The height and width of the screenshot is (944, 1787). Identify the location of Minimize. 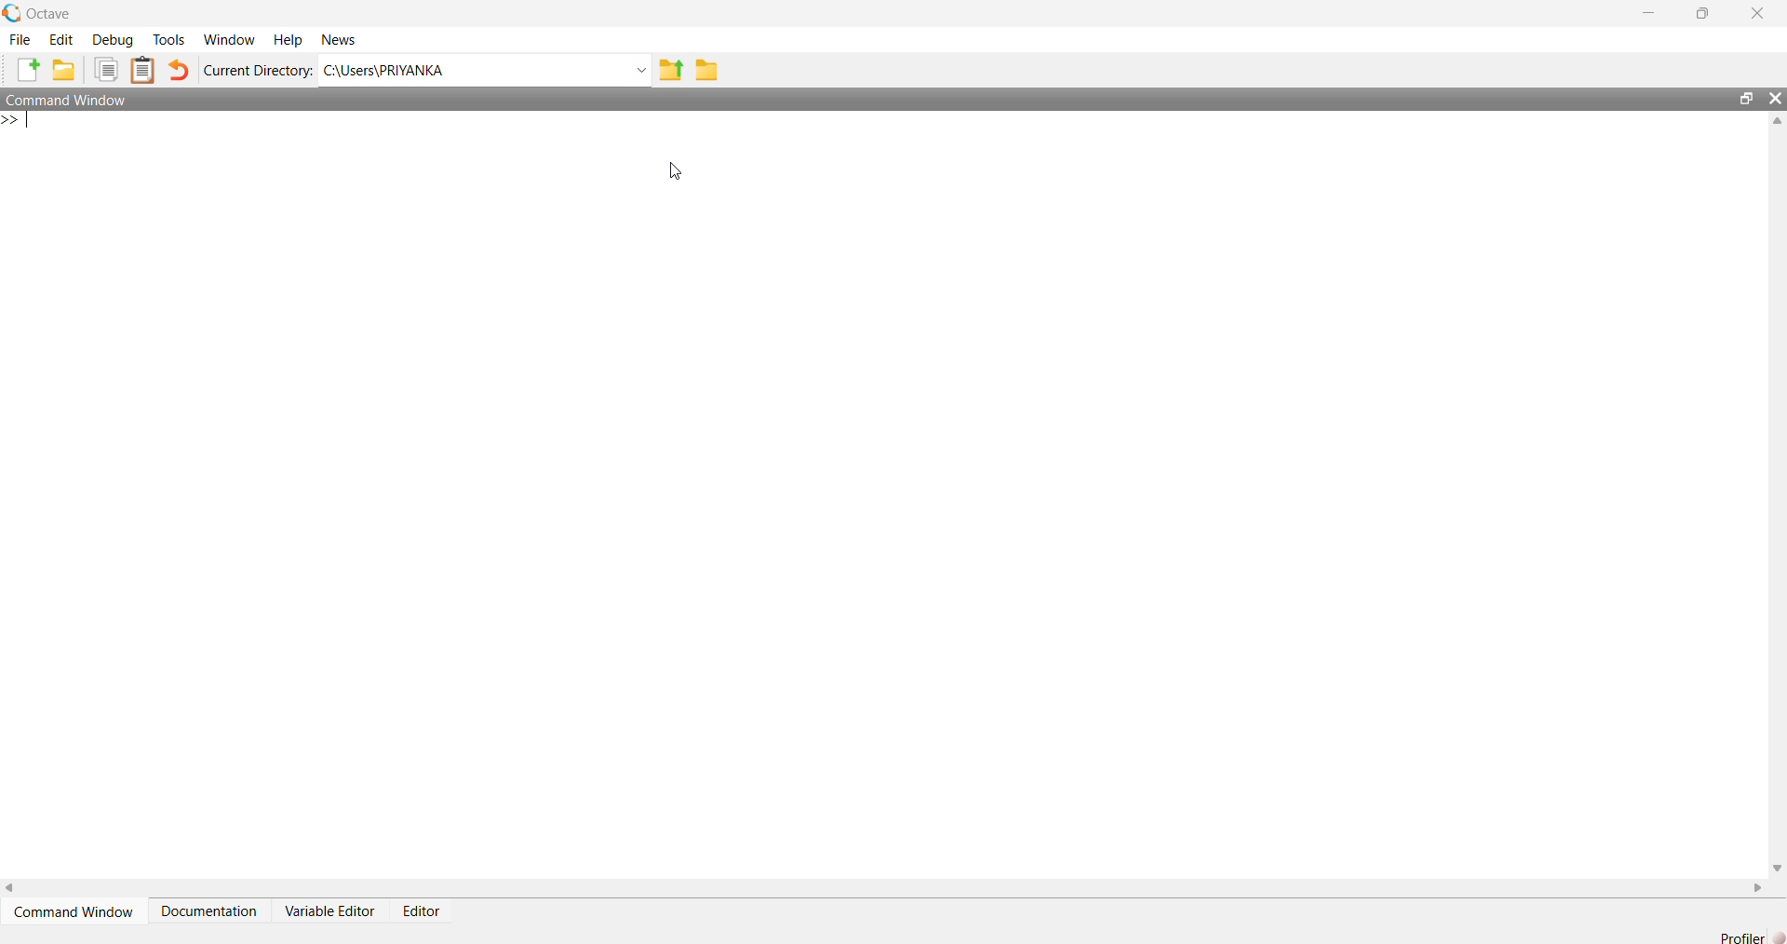
(1658, 14).